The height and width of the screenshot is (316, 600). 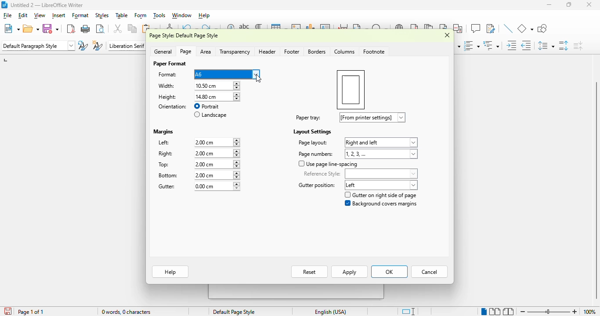 What do you see at coordinates (448, 35) in the screenshot?
I see `close` at bounding box center [448, 35].